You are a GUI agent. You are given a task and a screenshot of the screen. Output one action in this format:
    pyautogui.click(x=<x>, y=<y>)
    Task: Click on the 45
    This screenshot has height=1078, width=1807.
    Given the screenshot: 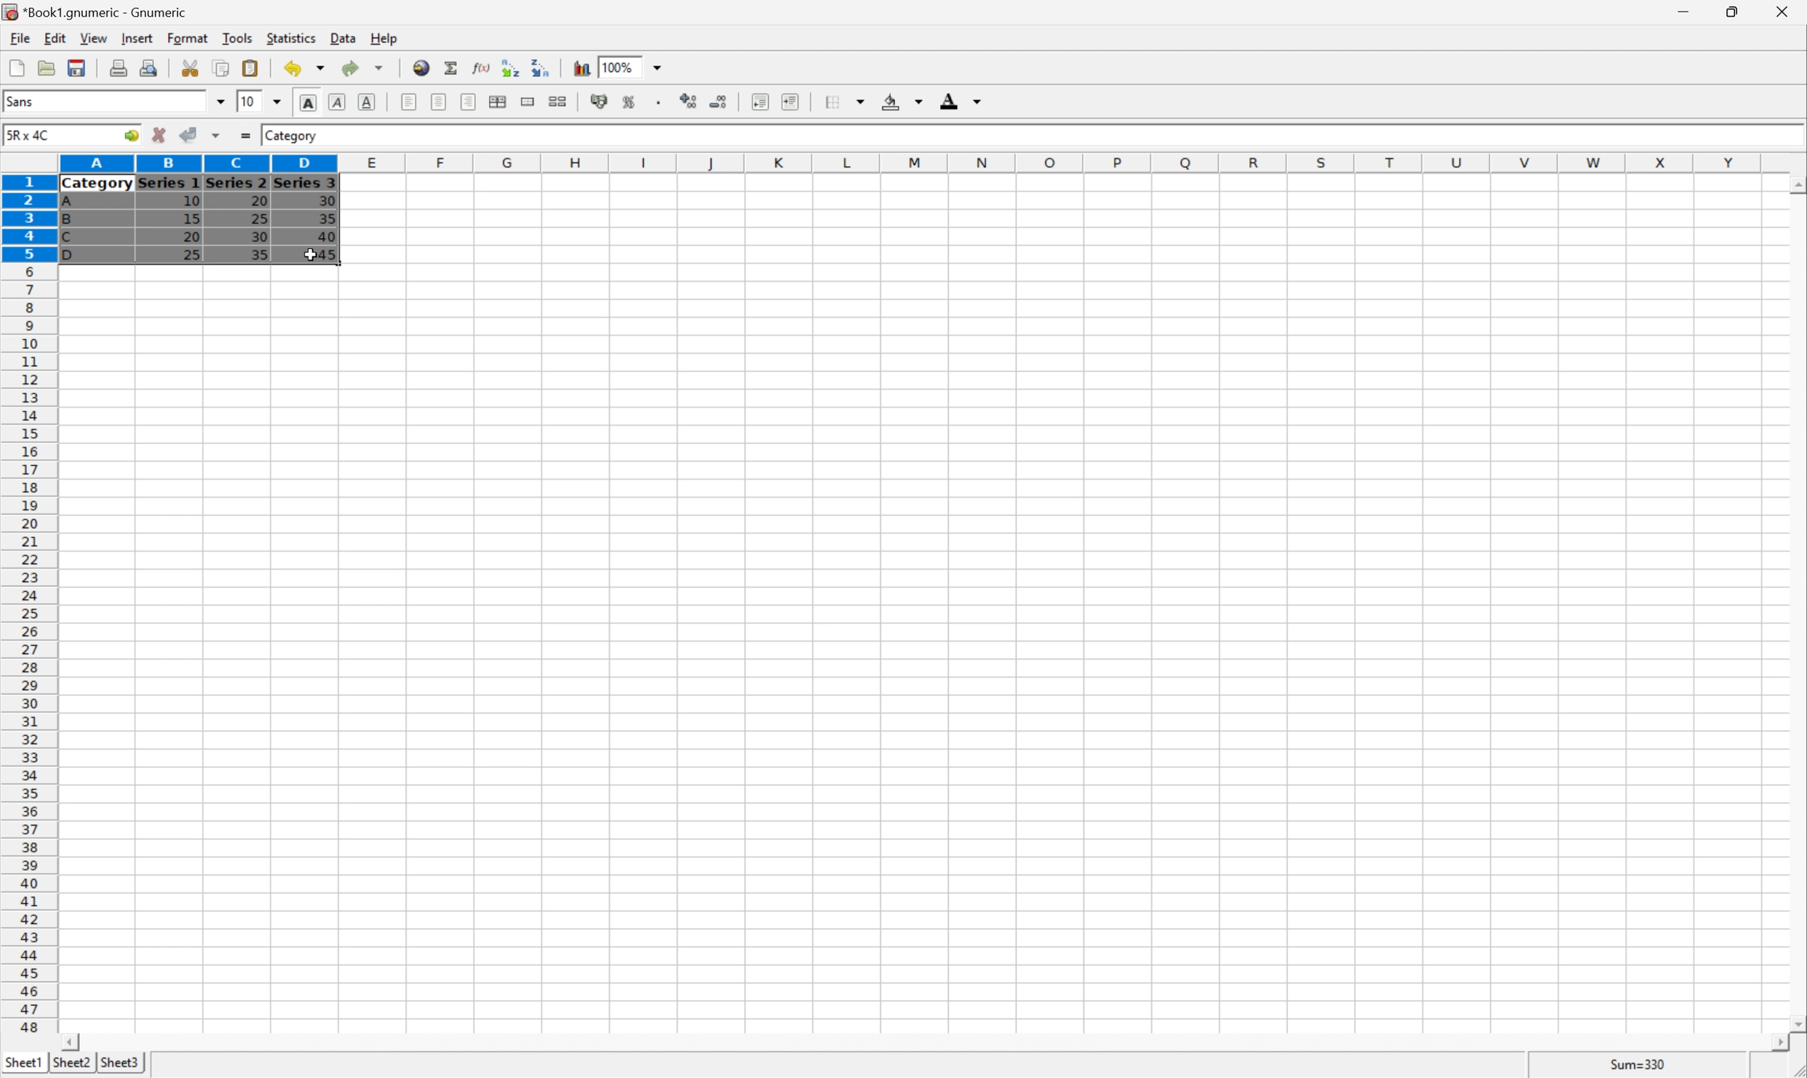 What is the action you would take?
    pyautogui.click(x=326, y=254)
    